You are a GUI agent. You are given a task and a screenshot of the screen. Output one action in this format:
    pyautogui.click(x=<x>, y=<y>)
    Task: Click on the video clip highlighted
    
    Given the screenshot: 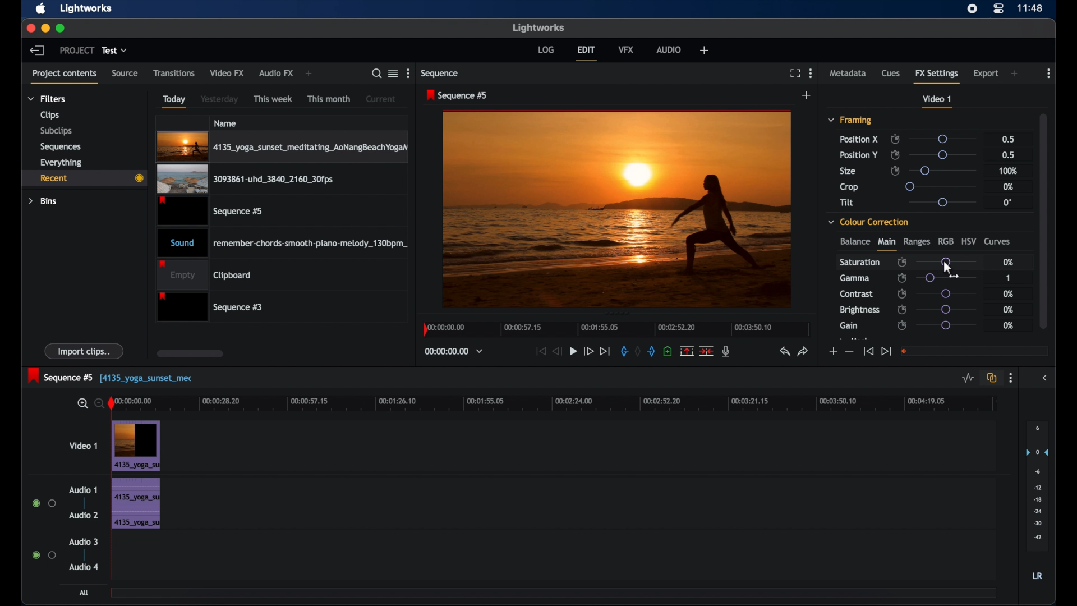 What is the action you would take?
    pyautogui.click(x=282, y=147)
    